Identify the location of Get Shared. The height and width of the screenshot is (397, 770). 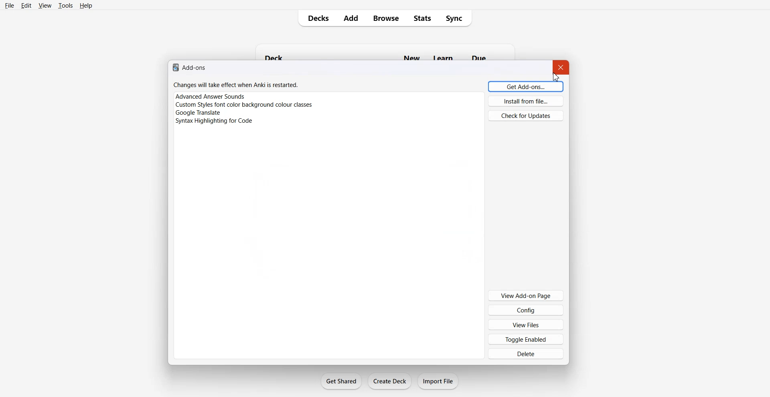
(342, 381).